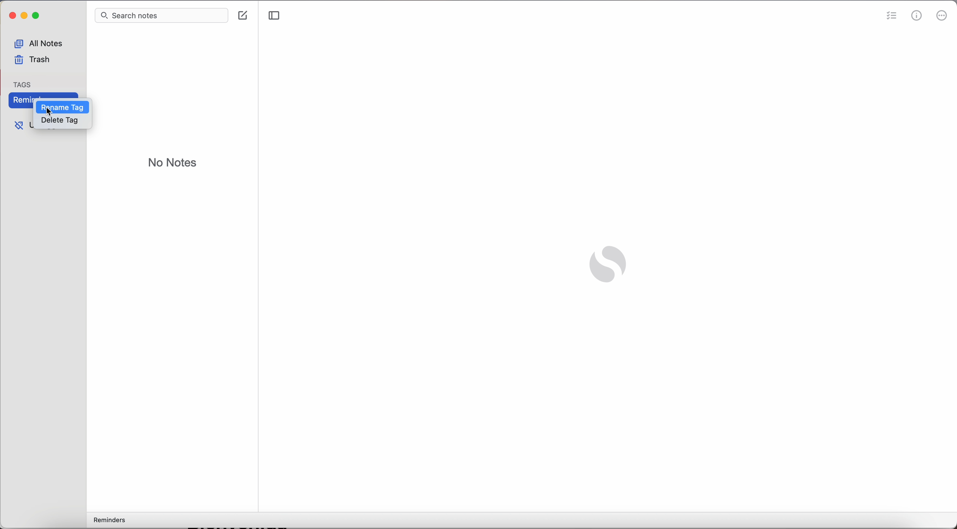 The height and width of the screenshot is (529, 957). Describe the element at coordinates (943, 17) in the screenshot. I see `more options` at that location.